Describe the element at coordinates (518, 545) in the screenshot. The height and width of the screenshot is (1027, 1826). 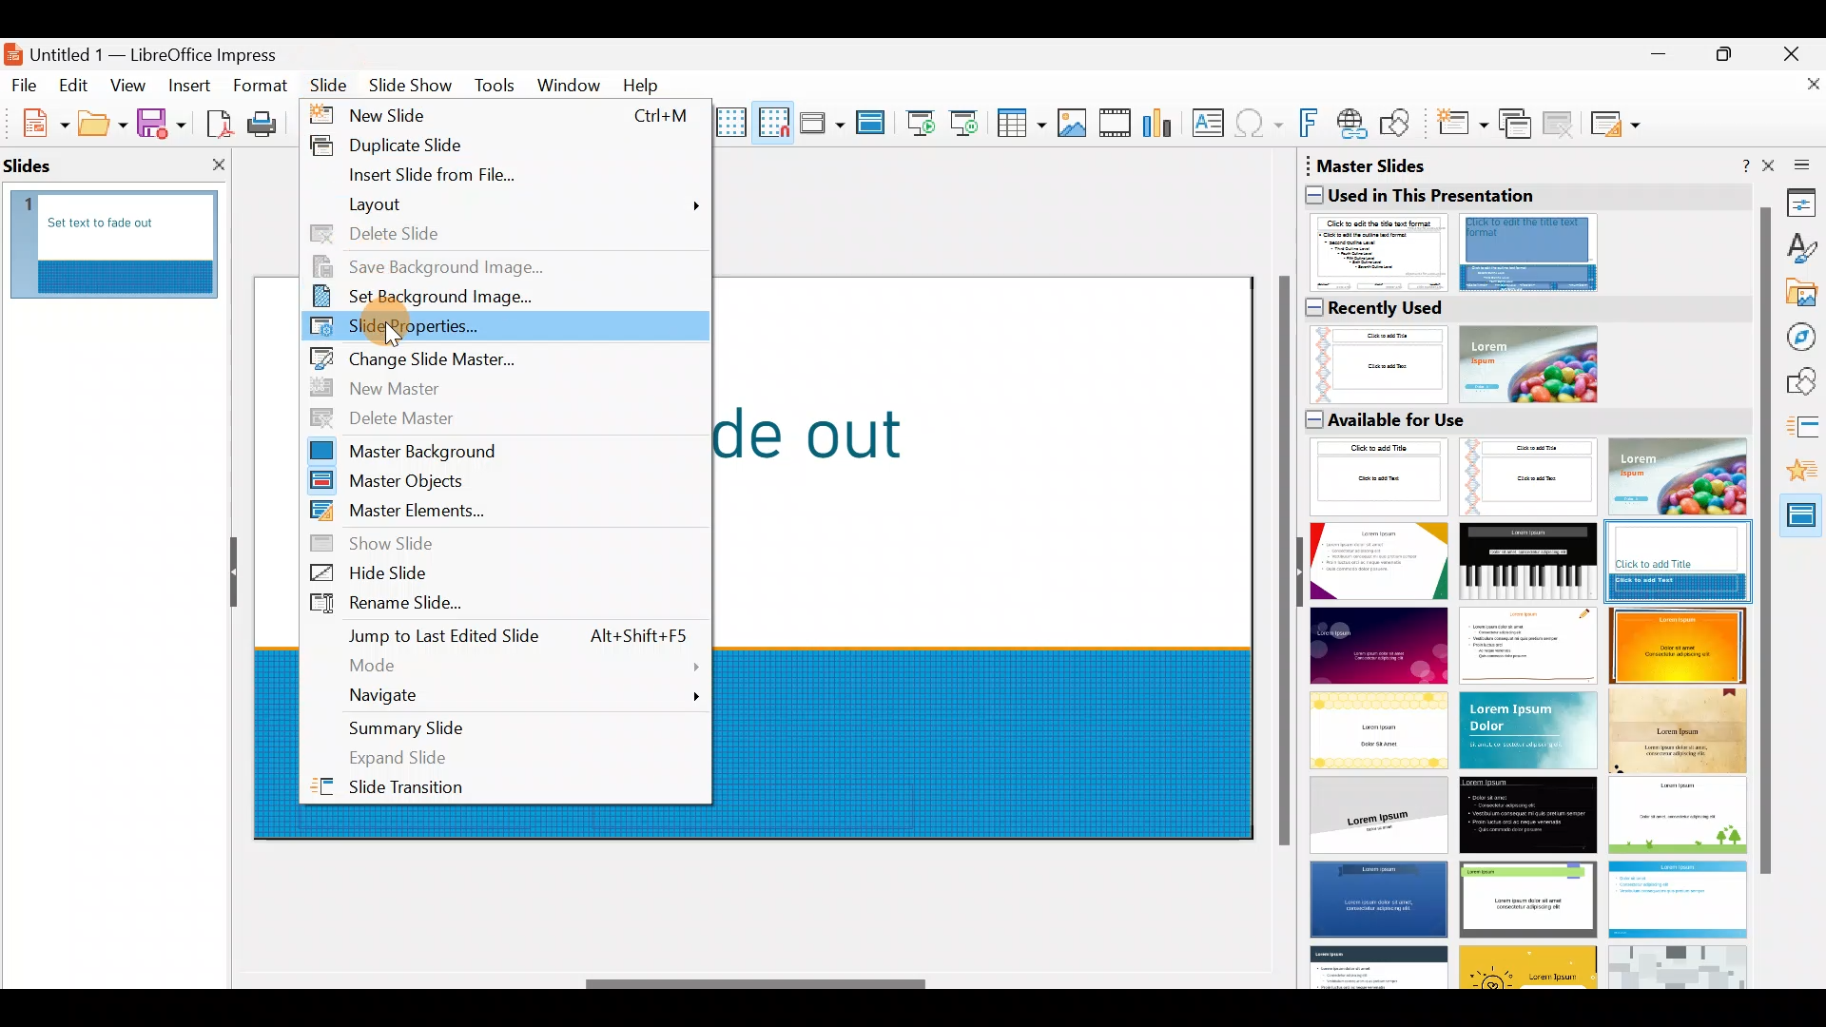
I see `Show slide` at that location.